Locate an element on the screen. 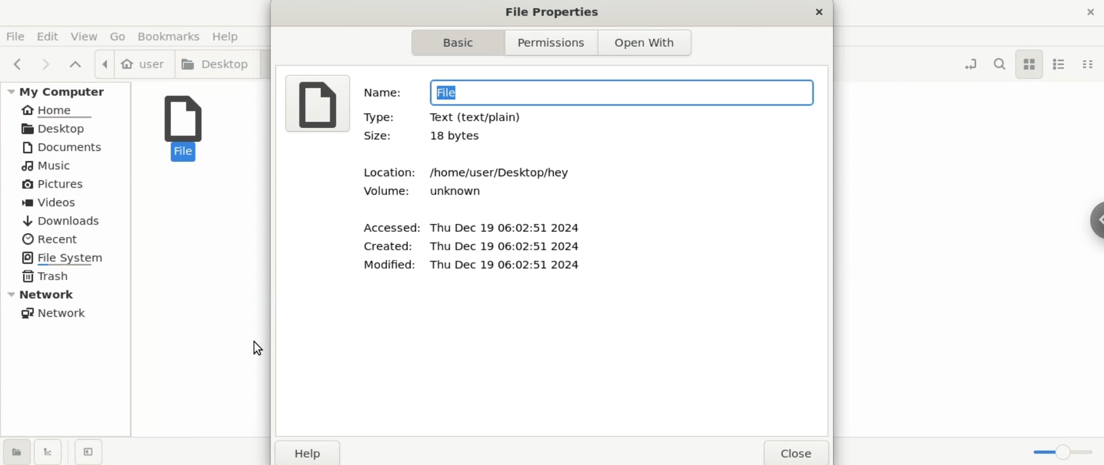 This screenshot has height=465, width=1104. close is located at coordinates (819, 12).